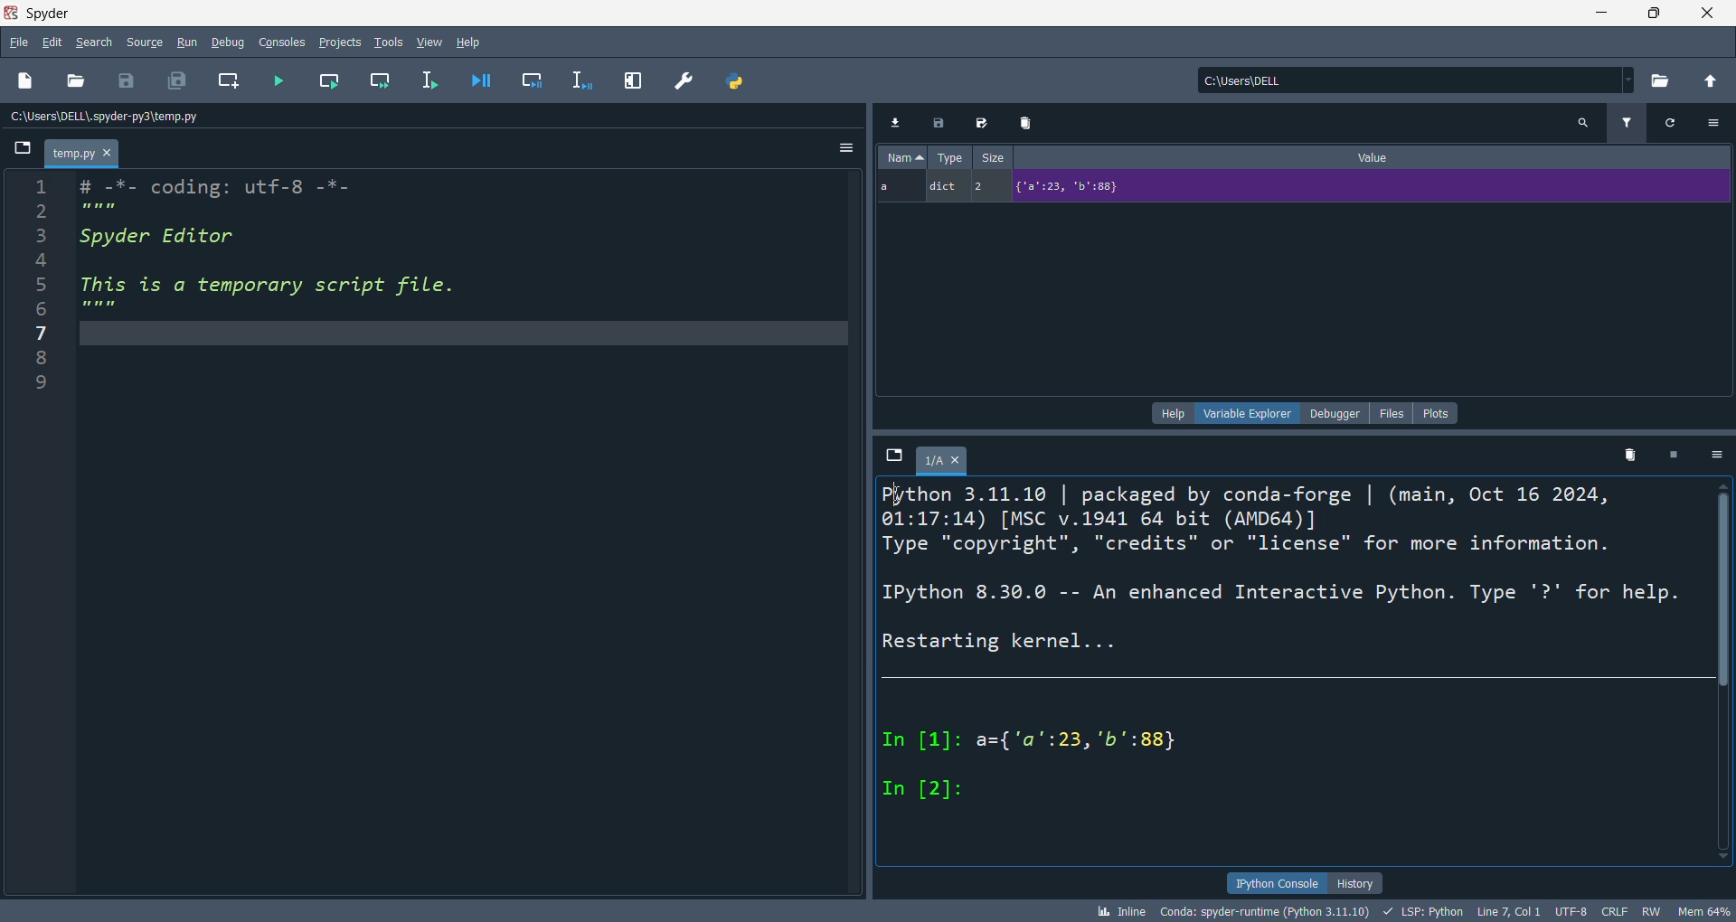 This screenshot has width=1736, height=922. Describe the element at coordinates (1725, 678) in the screenshot. I see `scroll bar` at that location.